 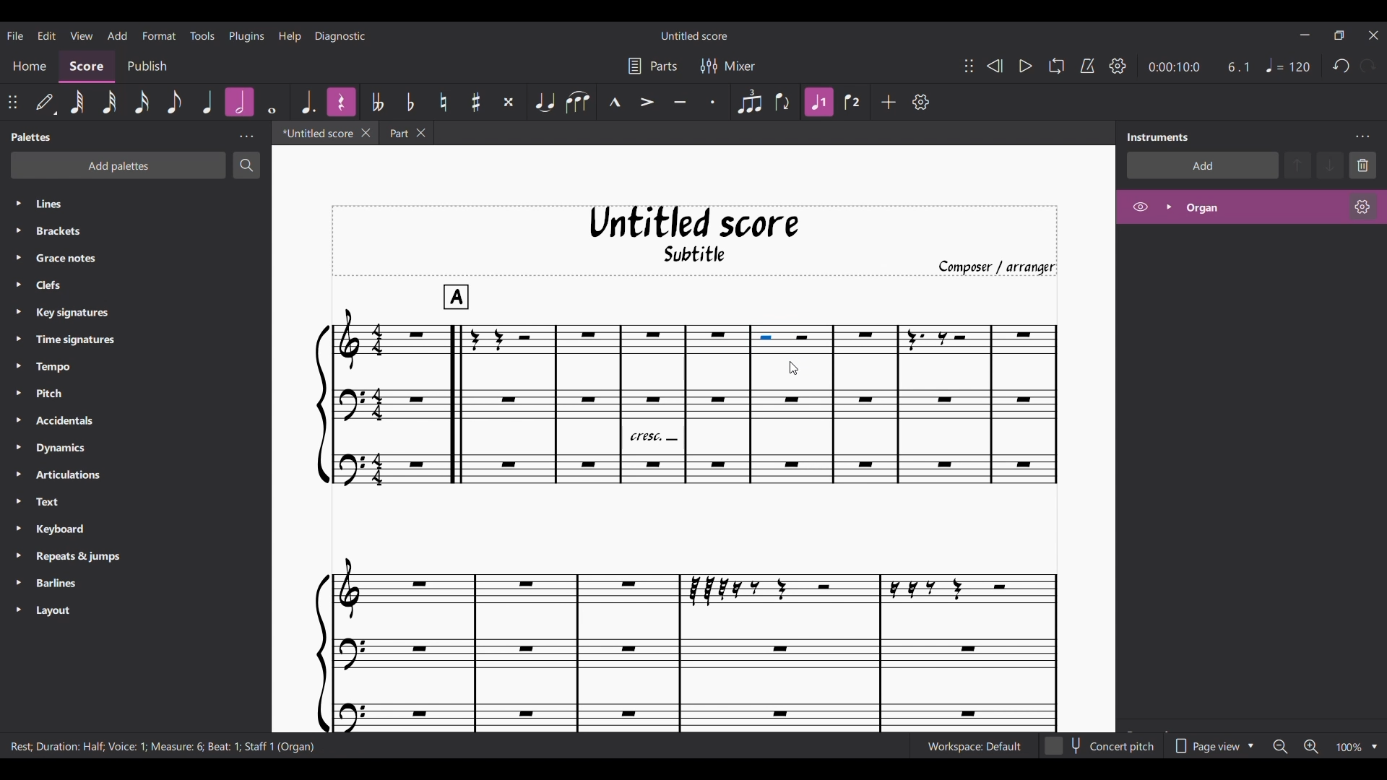 I want to click on Play, so click(x=1026, y=66).